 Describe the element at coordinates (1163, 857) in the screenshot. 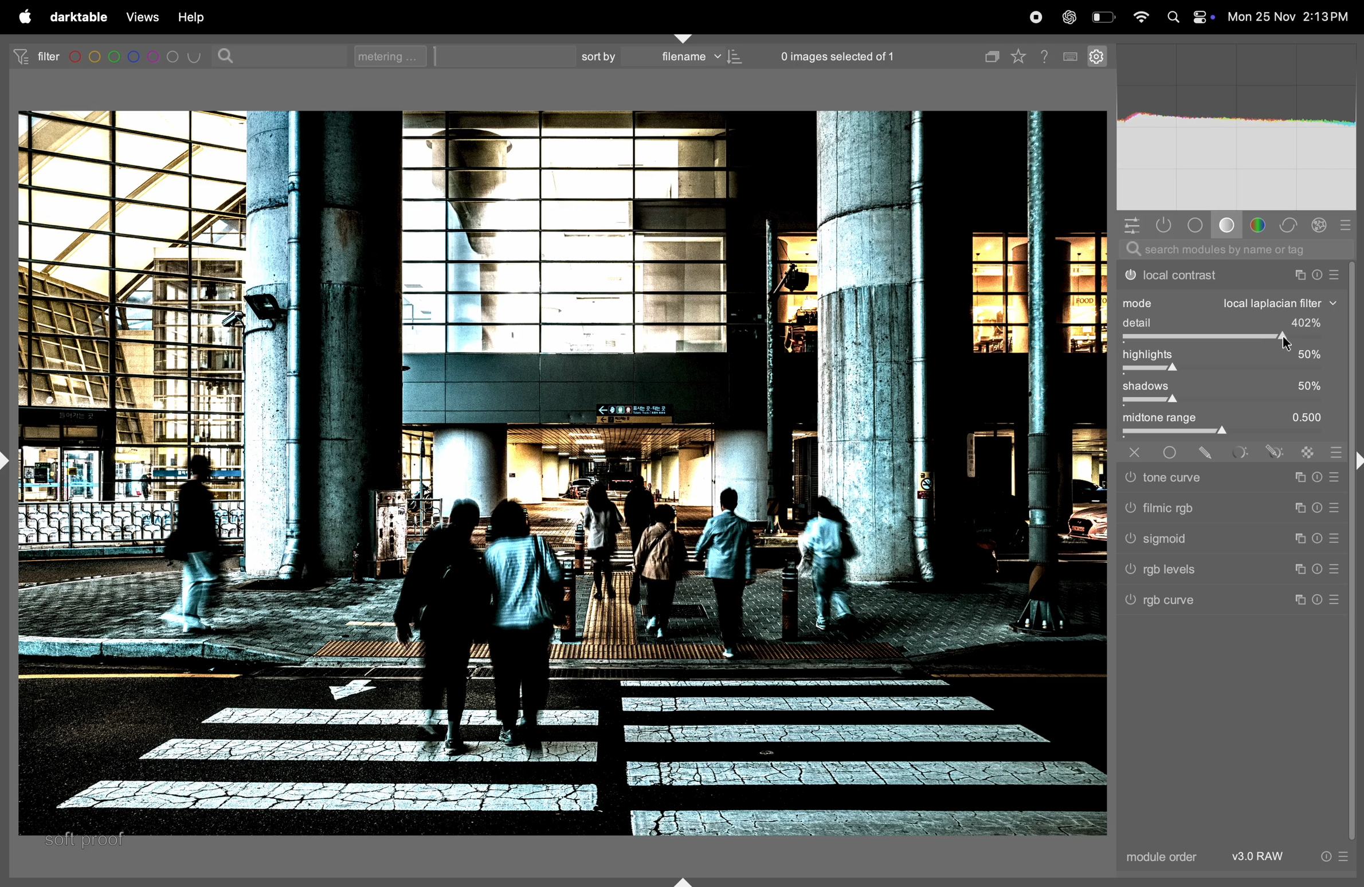

I see `module order` at that location.